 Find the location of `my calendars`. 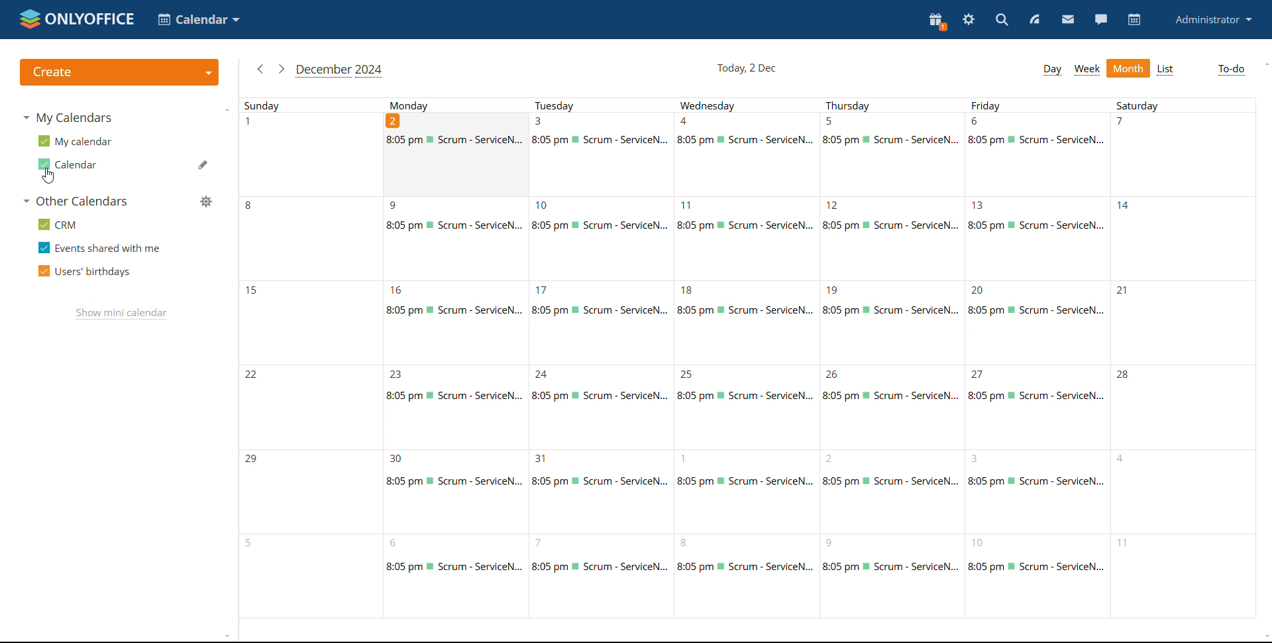

my calendars is located at coordinates (67, 117).